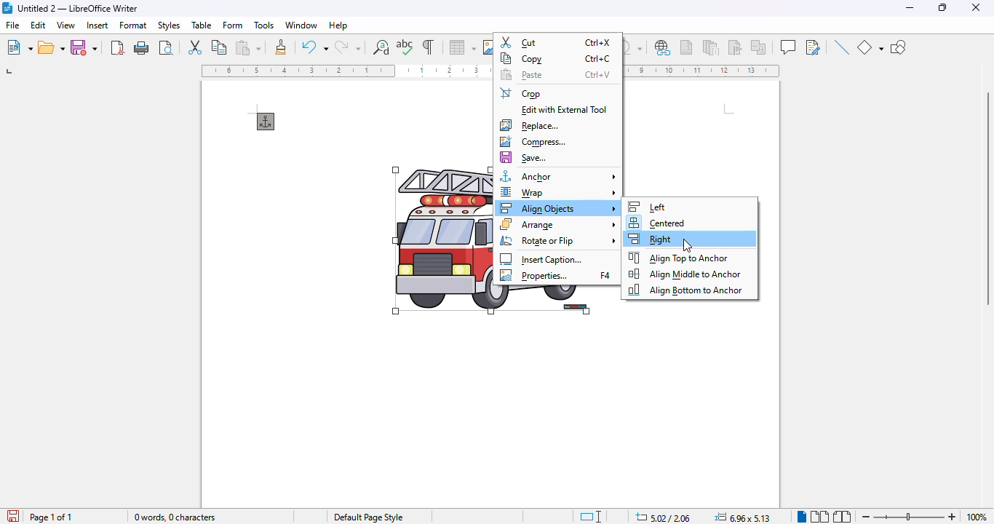 The height and width of the screenshot is (524, 994). Describe the element at coordinates (98, 25) in the screenshot. I see `insert` at that location.